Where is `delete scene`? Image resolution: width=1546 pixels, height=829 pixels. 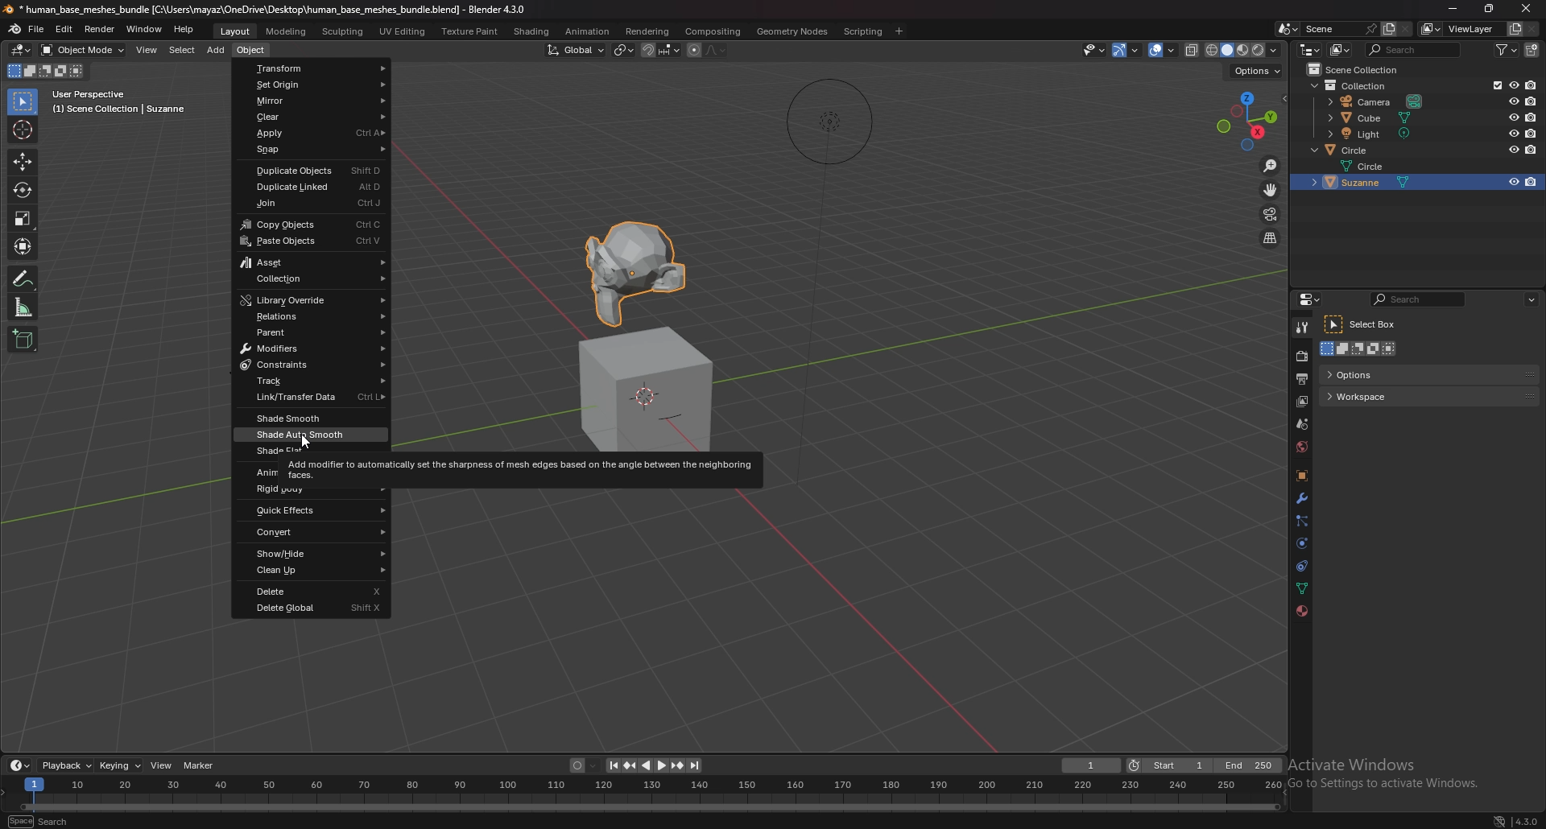
delete scene is located at coordinates (1408, 29).